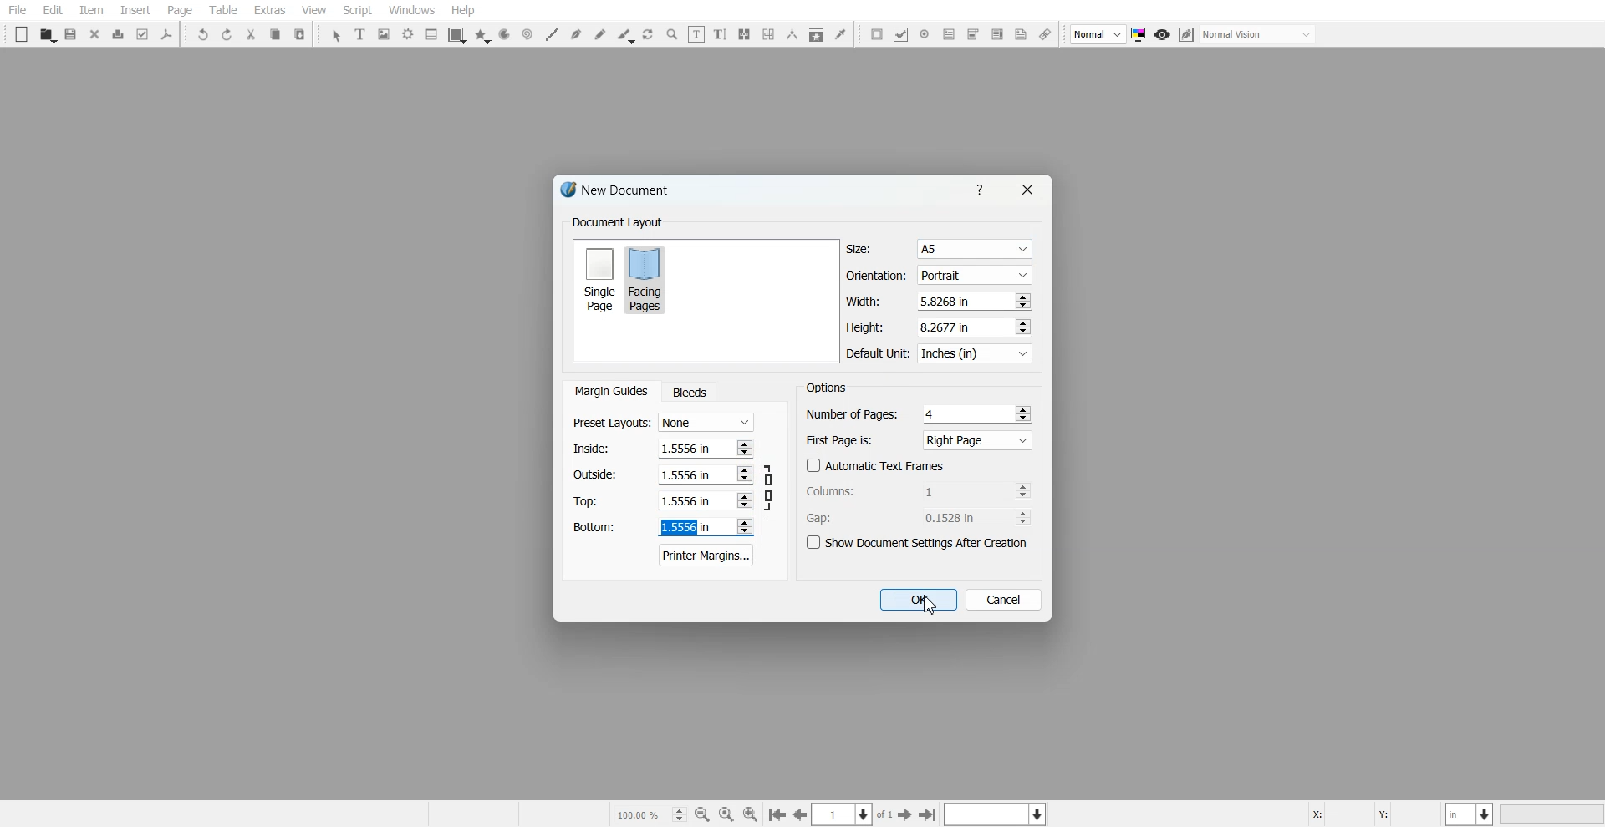  What do you see at coordinates (1373, 813) in the screenshot?
I see `X, Y Co-ordinate` at bounding box center [1373, 813].